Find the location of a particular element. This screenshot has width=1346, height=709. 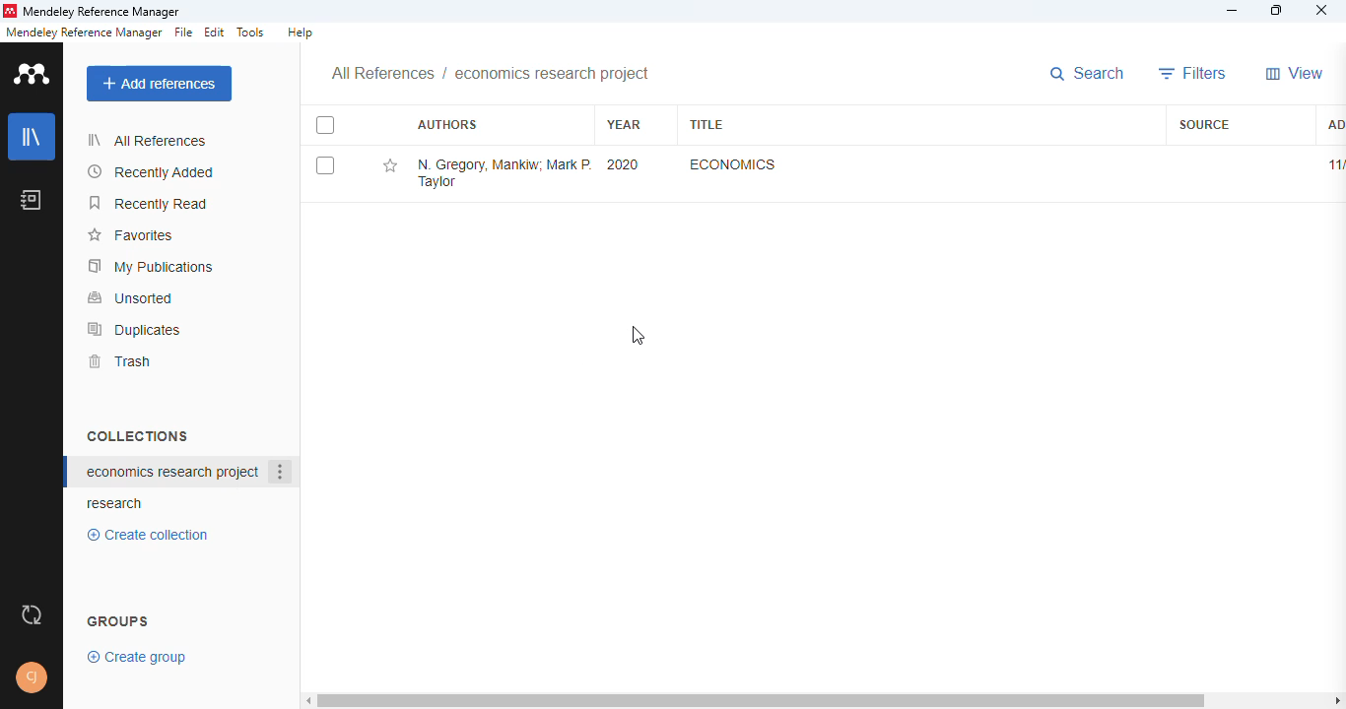

all references is located at coordinates (147, 140).